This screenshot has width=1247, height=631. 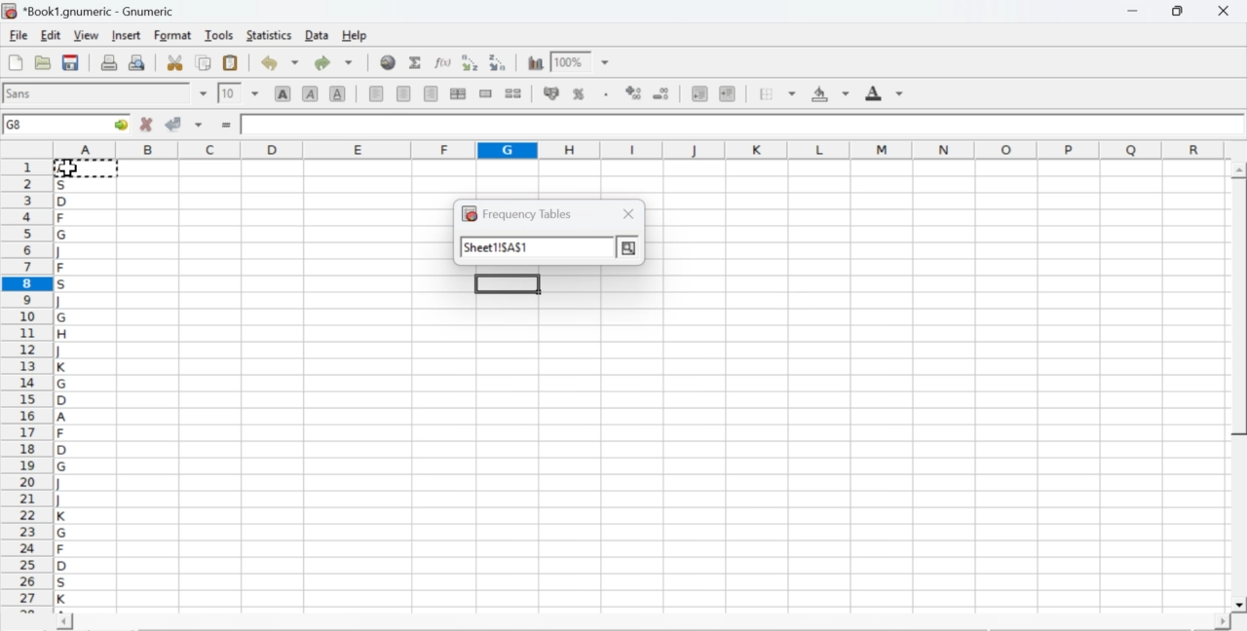 What do you see at coordinates (444, 61) in the screenshot?
I see `edit function in current cell` at bounding box center [444, 61].